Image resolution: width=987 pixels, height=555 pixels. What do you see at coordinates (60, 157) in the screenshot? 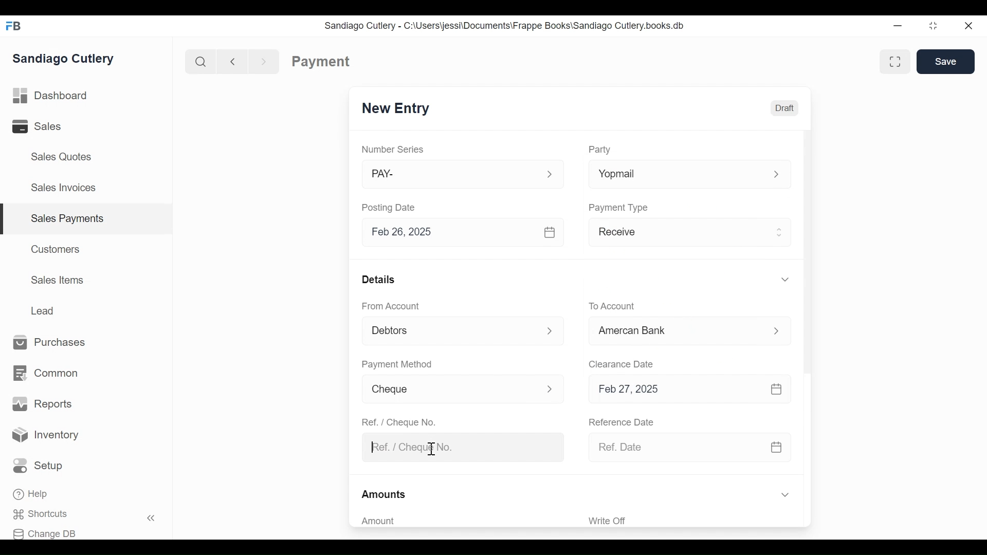
I see `Sales Quotes` at bounding box center [60, 157].